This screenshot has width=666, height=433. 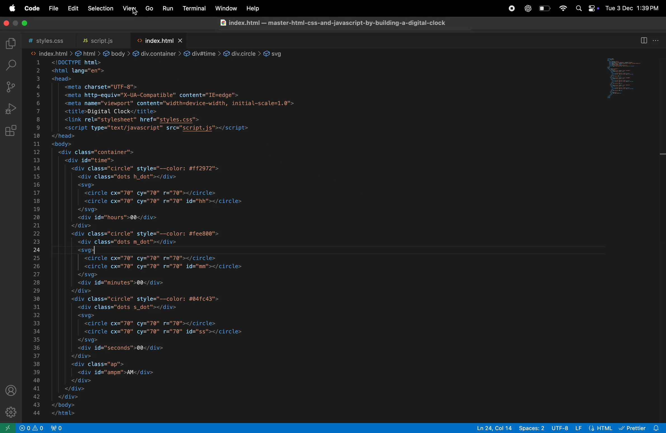 I want to click on go, so click(x=149, y=9).